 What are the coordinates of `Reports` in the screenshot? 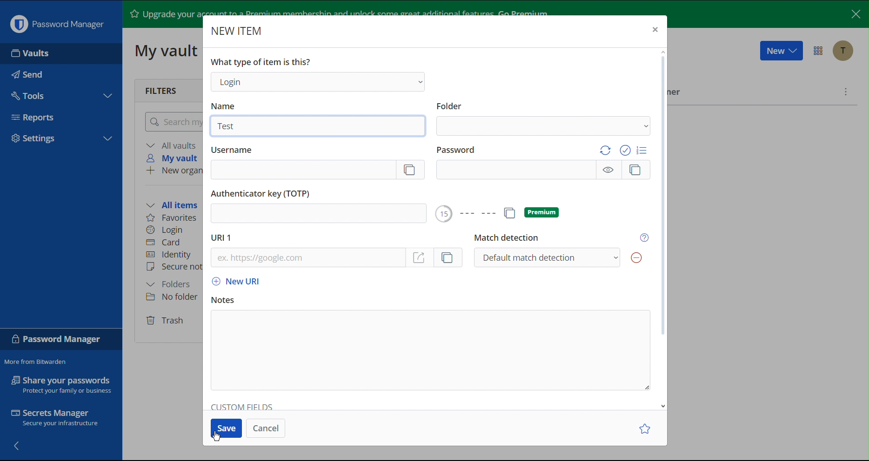 It's located at (59, 118).